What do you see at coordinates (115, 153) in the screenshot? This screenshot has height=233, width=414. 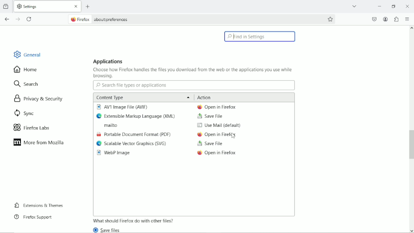 I see `WebP Image` at bounding box center [115, 153].